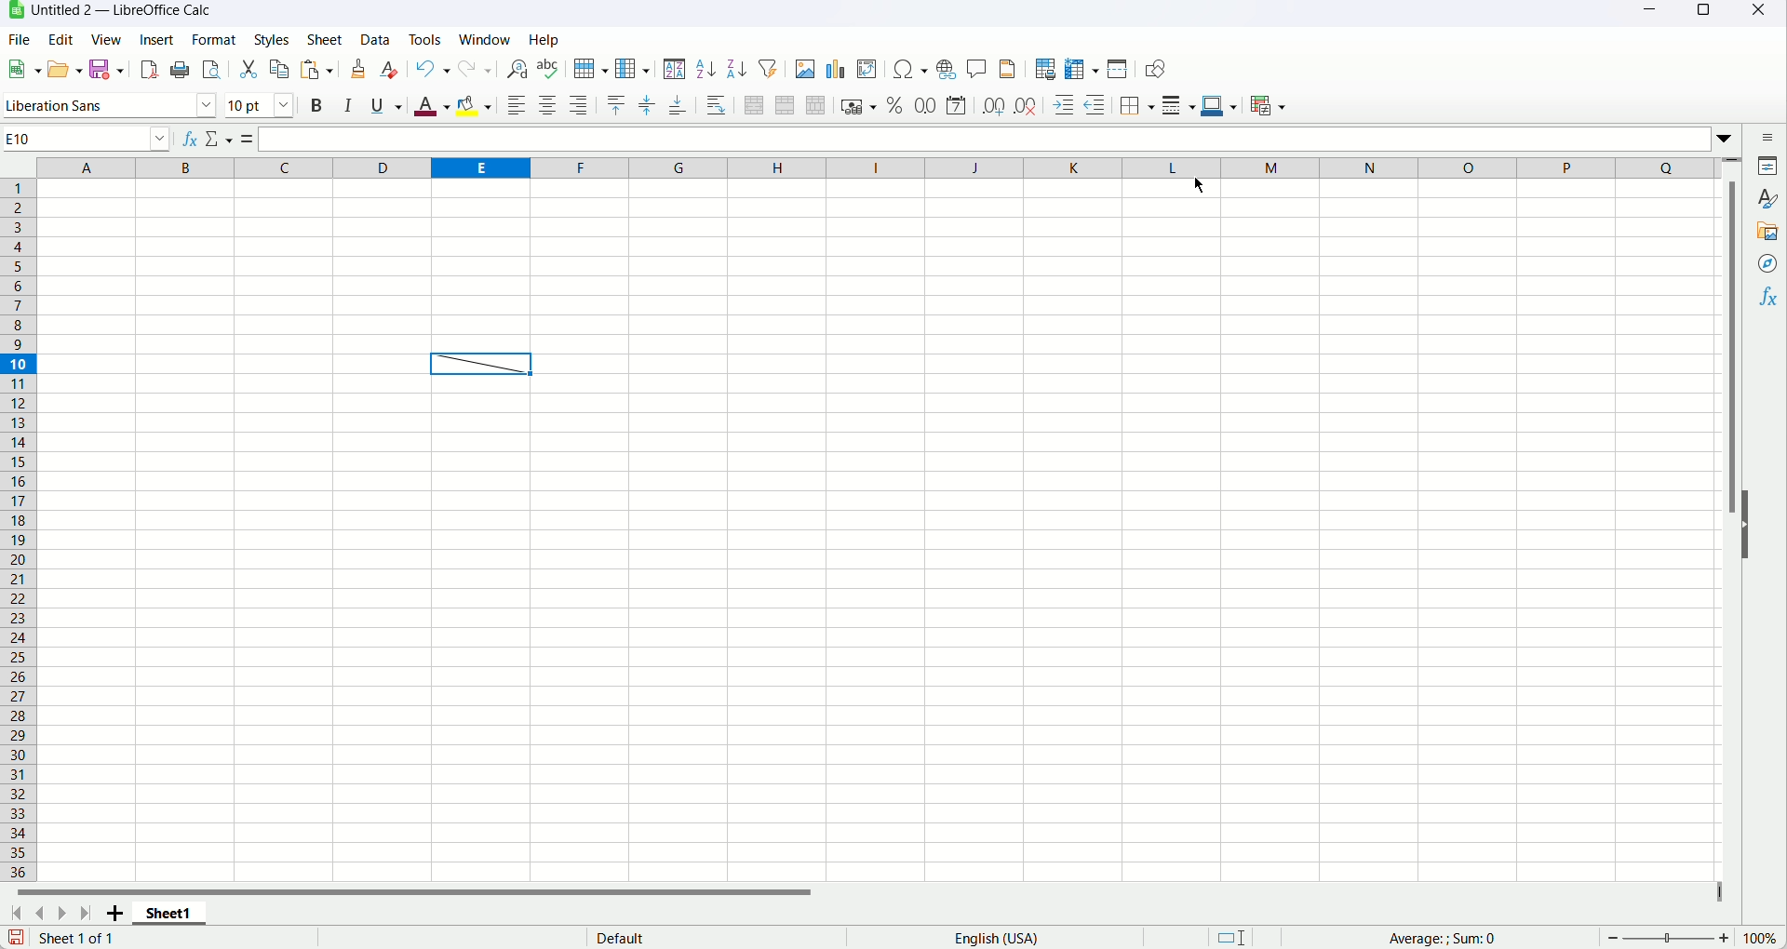  I want to click on remove decimal place, so click(1025, 106).